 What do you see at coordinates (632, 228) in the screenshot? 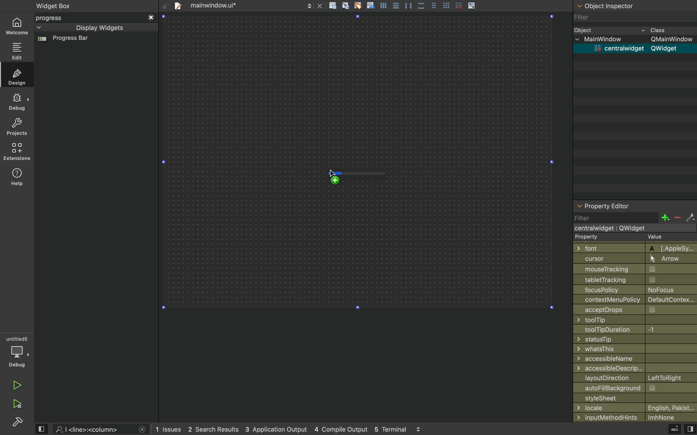
I see `centrawidget` at bounding box center [632, 228].